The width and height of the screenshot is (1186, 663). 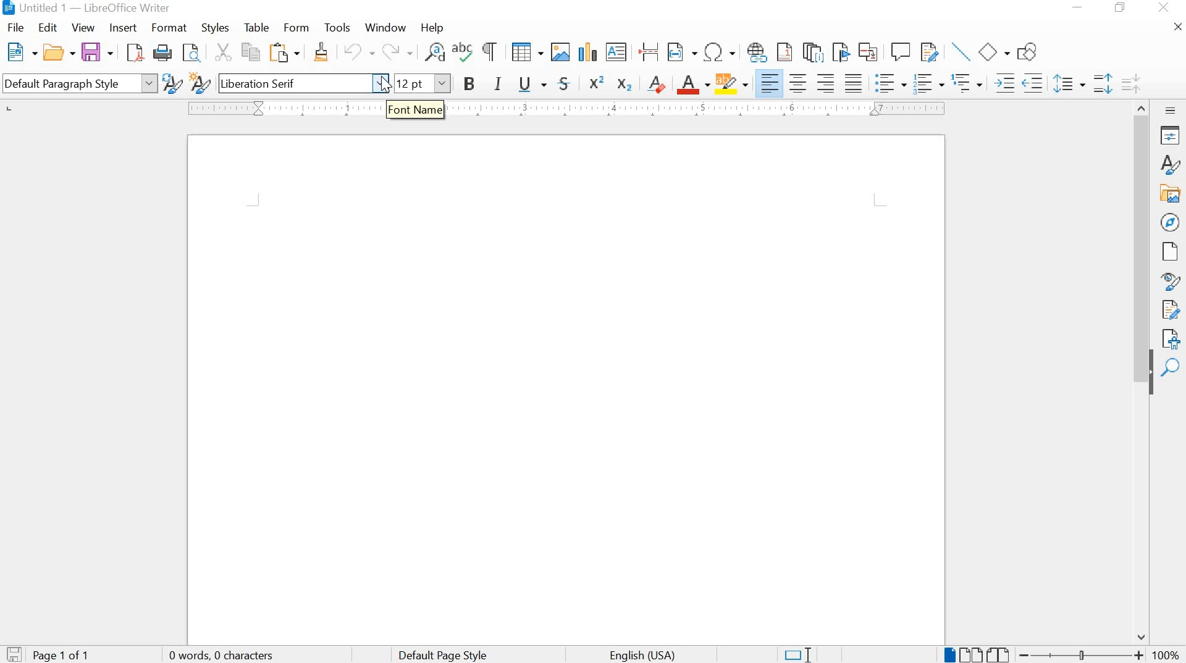 What do you see at coordinates (221, 52) in the screenshot?
I see `CUT` at bounding box center [221, 52].